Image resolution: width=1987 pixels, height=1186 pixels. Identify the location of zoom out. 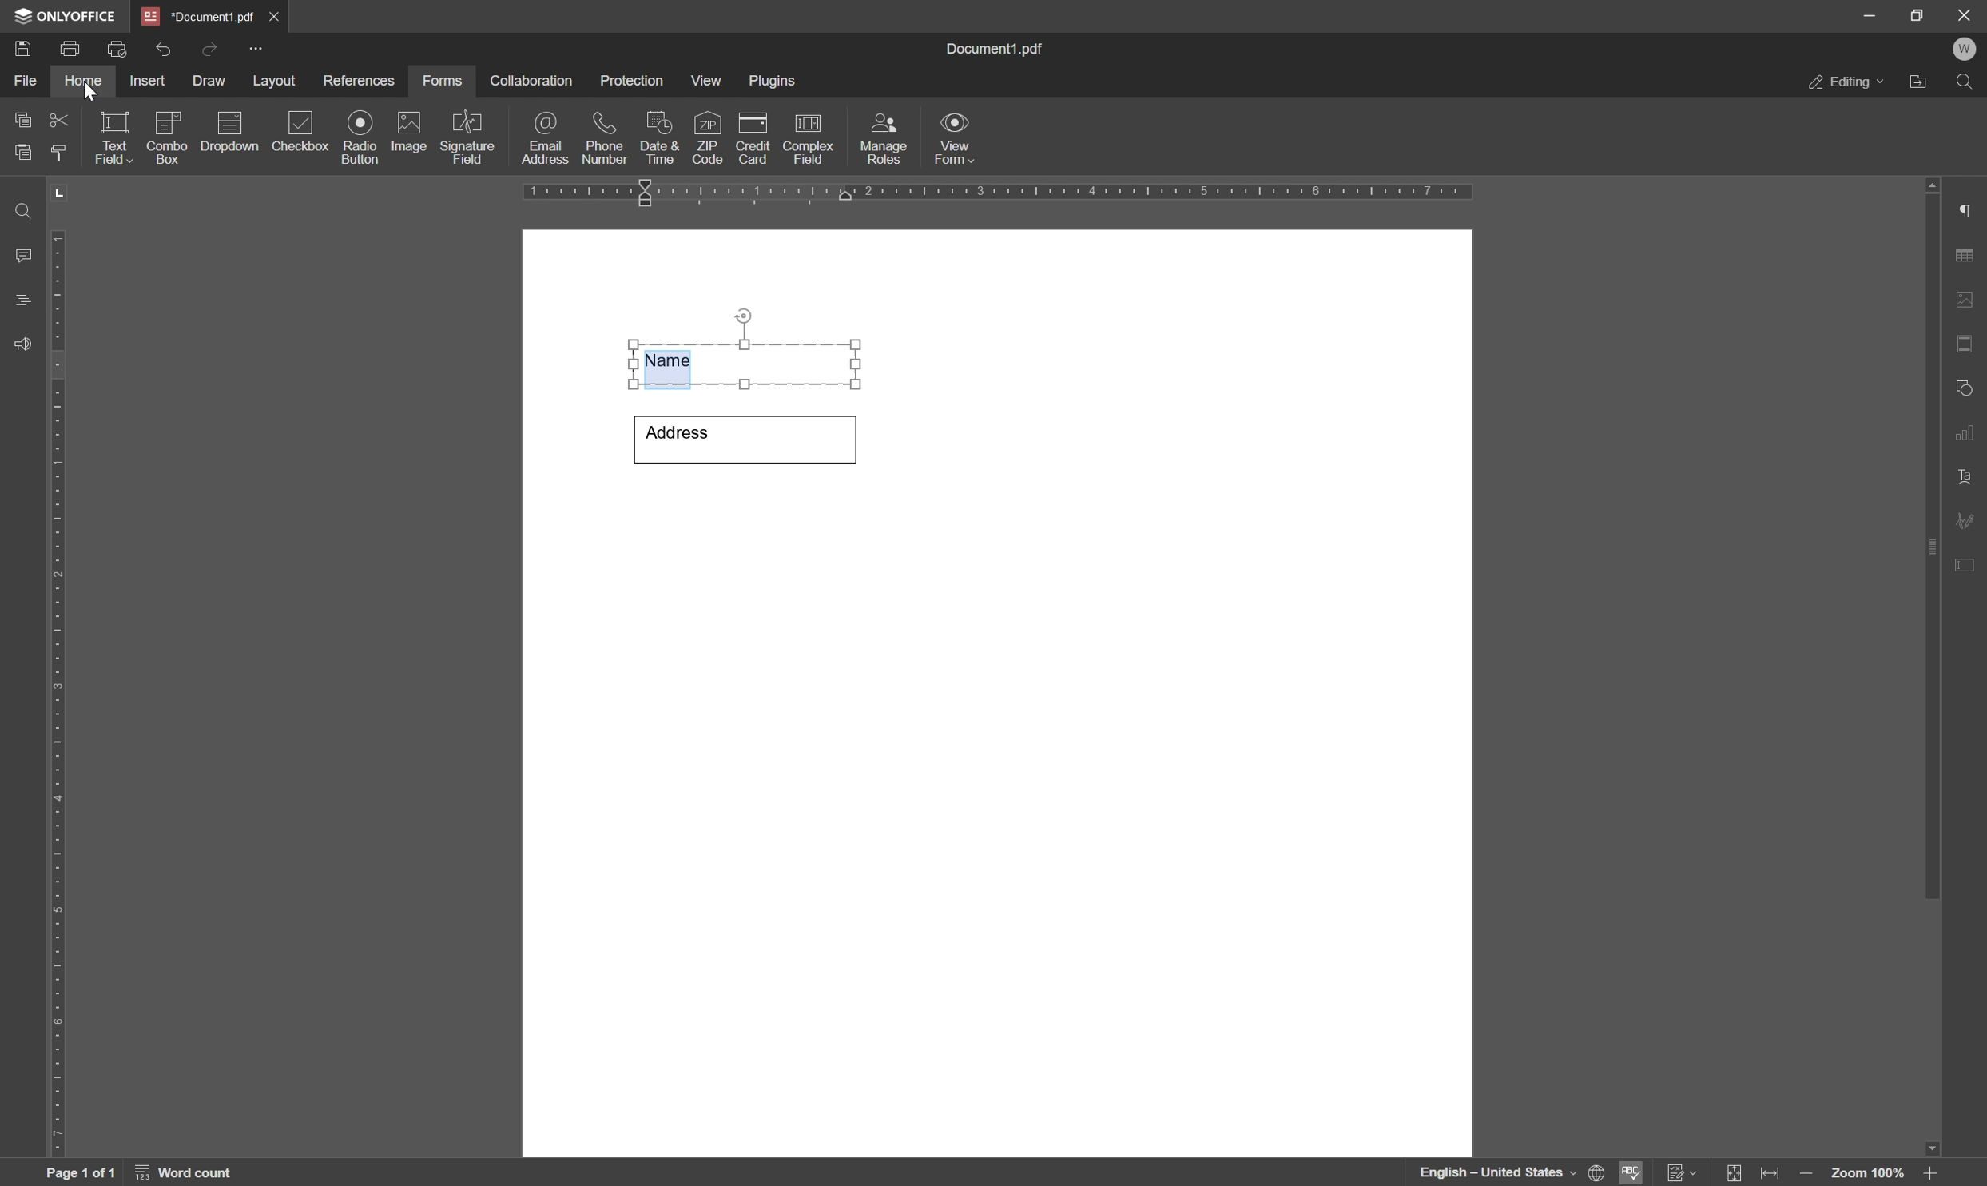
(1810, 1175).